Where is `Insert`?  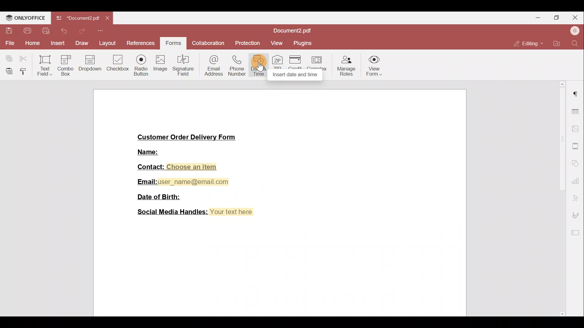 Insert is located at coordinates (57, 43).